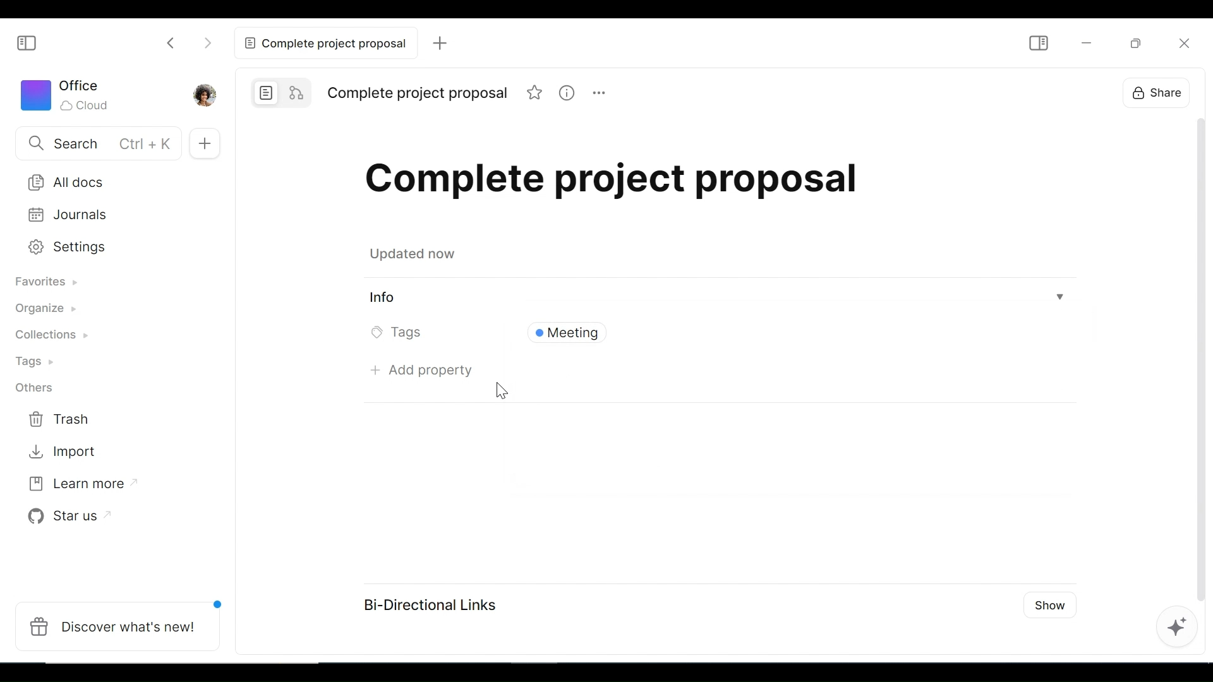  I want to click on Discover what's new, so click(119, 626).